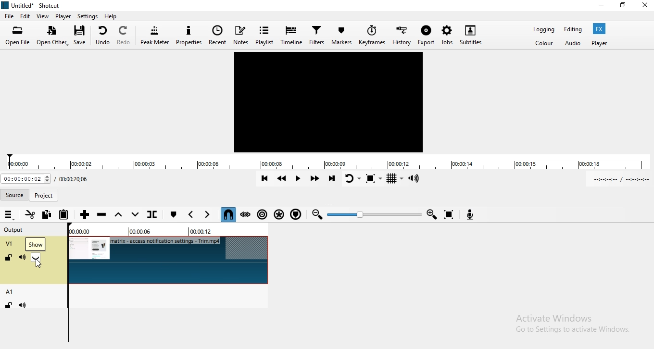 The width and height of the screenshot is (654, 349). What do you see at coordinates (17, 195) in the screenshot?
I see `Source ` at bounding box center [17, 195].